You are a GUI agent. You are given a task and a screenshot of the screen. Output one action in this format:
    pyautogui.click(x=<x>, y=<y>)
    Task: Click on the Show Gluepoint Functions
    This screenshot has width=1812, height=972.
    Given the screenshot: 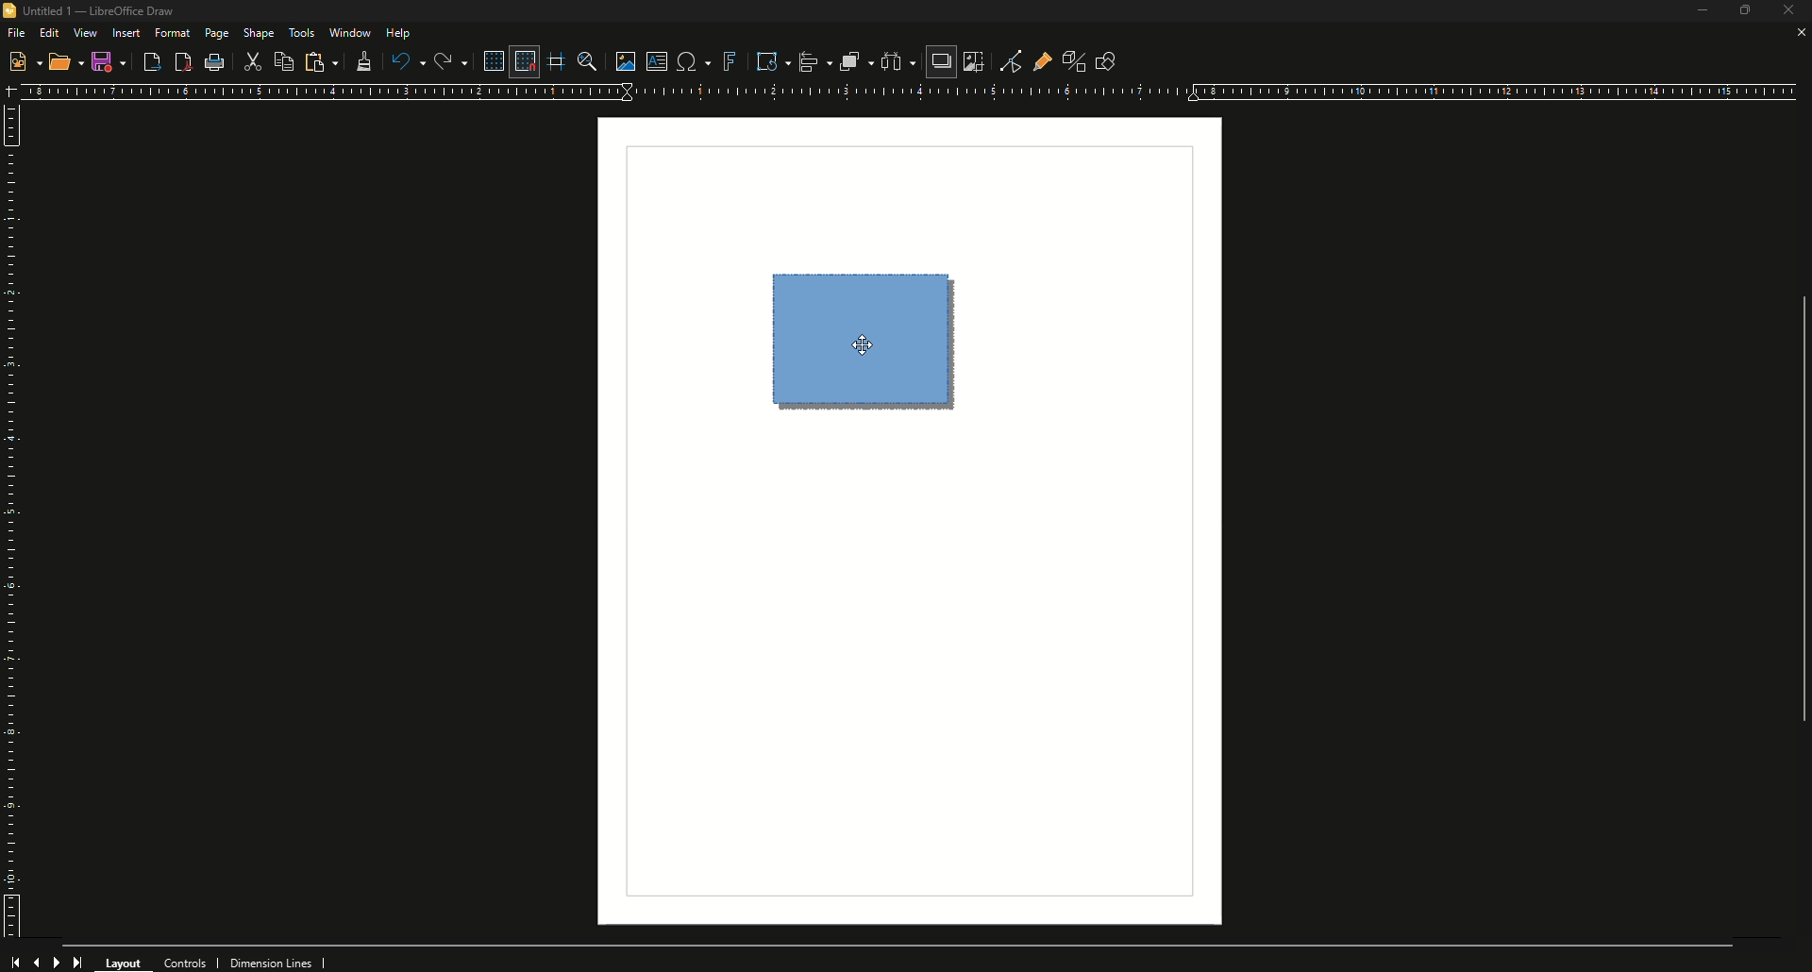 What is the action you would take?
    pyautogui.click(x=1036, y=59)
    